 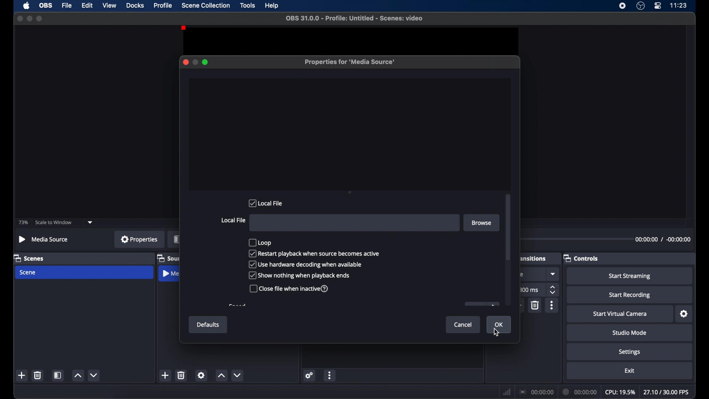 I want to click on scene filters, so click(x=58, y=375).